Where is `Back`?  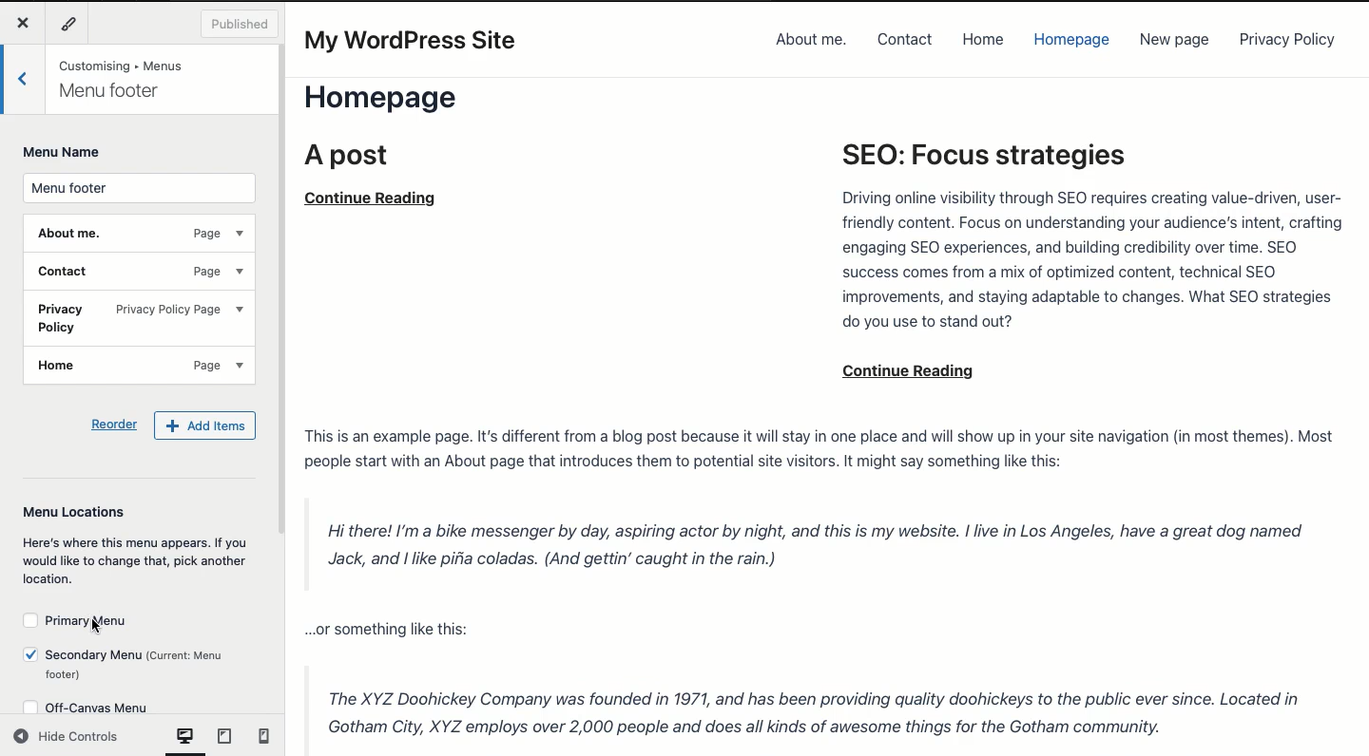 Back is located at coordinates (24, 76).